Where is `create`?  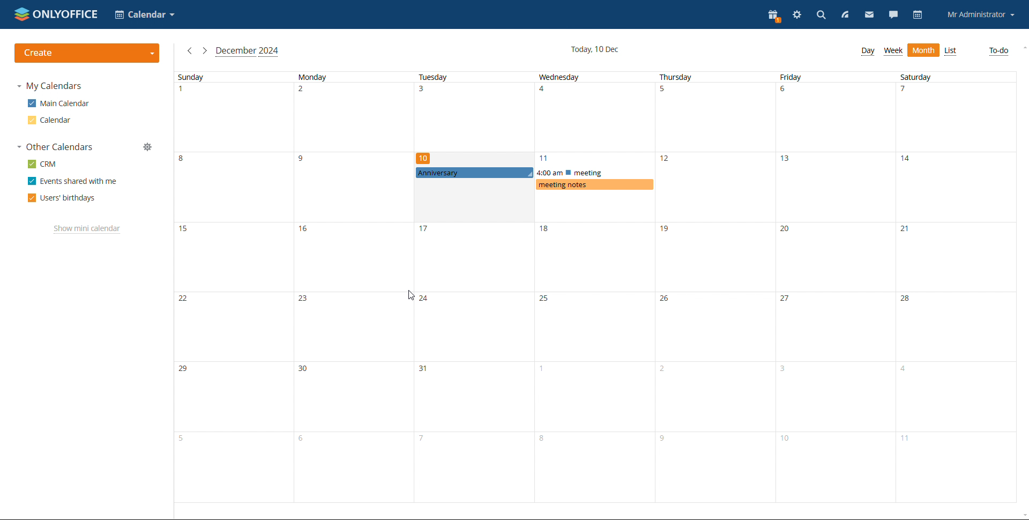
create is located at coordinates (87, 53).